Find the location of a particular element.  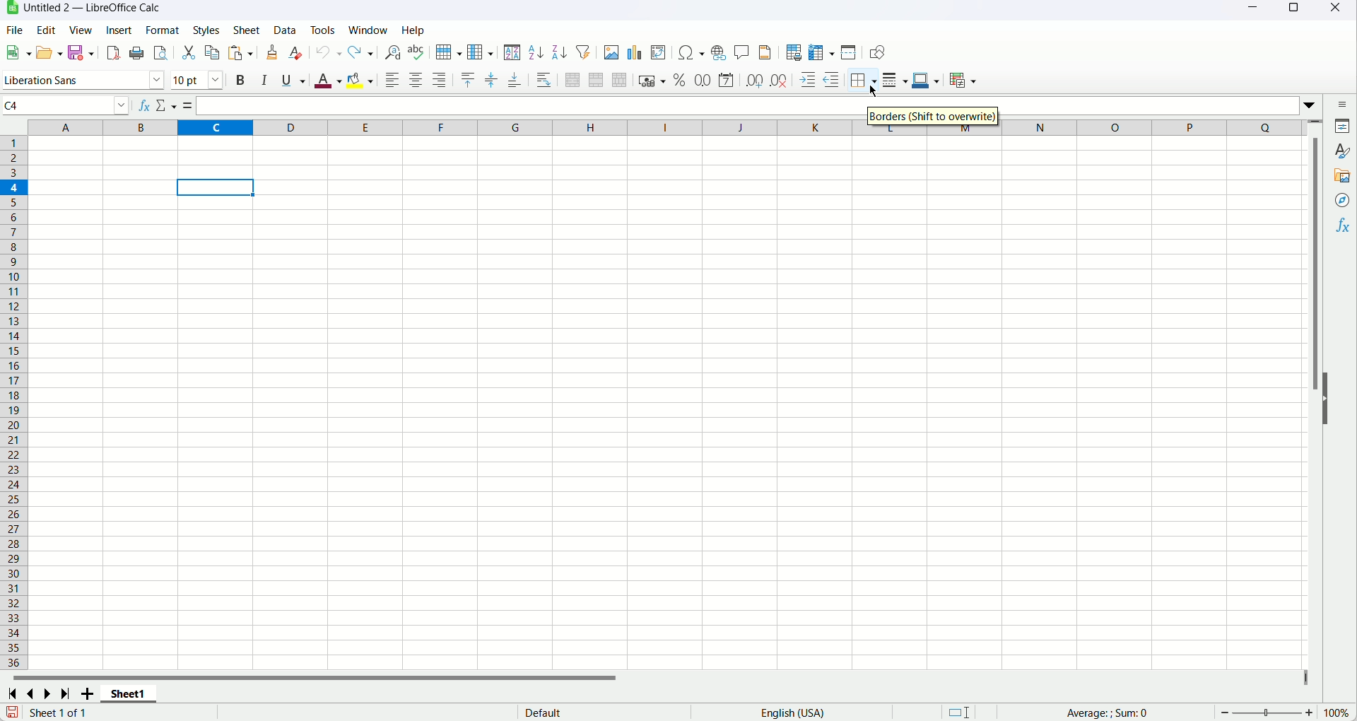

Styles is located at coordinates (205, 30).